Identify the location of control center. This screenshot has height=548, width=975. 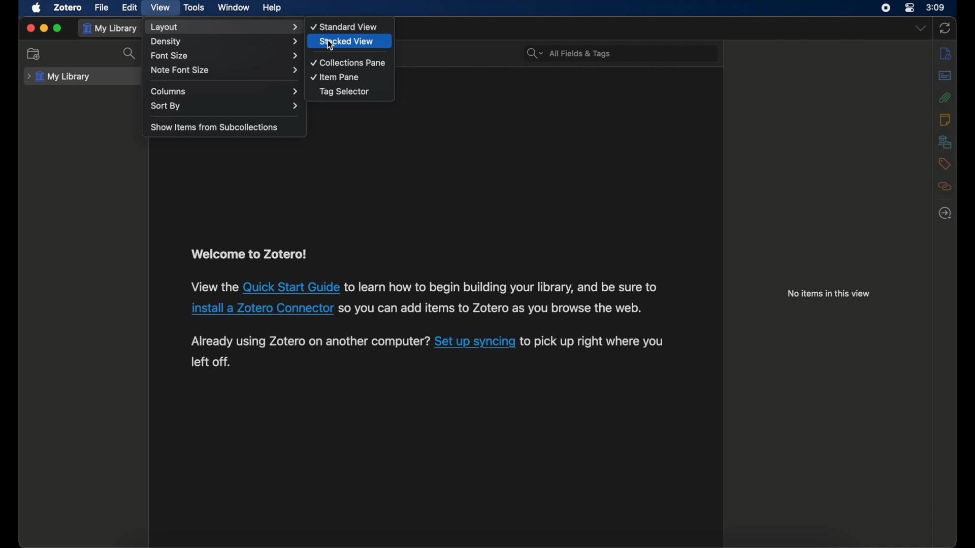
(910, 8).